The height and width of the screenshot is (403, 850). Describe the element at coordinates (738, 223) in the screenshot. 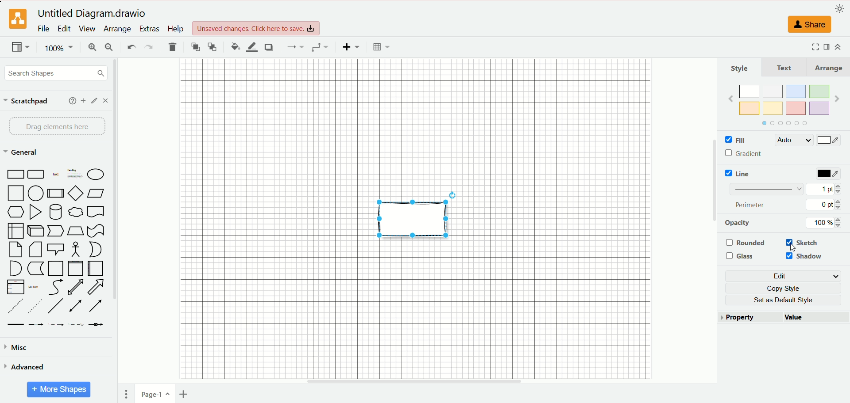

I see `opacity` at that location.